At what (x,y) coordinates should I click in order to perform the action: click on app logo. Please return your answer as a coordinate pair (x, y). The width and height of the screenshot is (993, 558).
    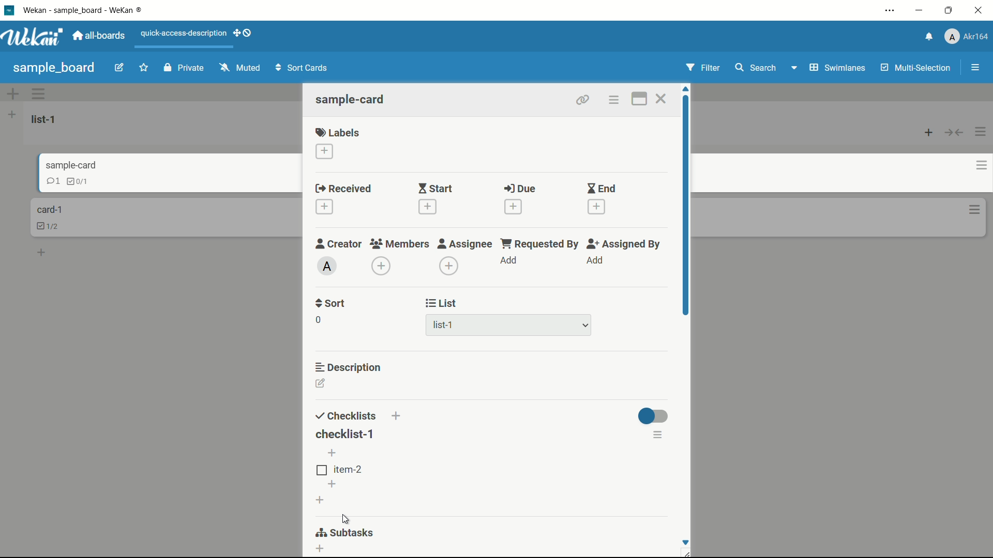
    Looking at the image, I should click on (33, 36).